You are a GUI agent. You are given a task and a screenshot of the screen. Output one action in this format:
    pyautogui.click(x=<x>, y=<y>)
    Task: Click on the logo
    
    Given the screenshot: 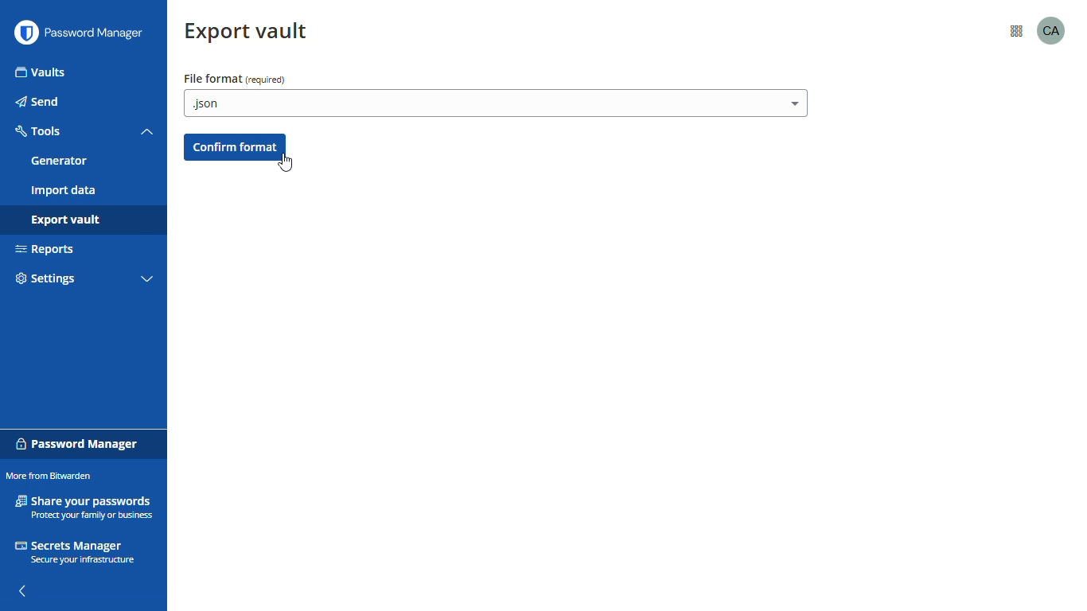 What is the action you would take?
    pyautogui.click(x=25, y=33)
    